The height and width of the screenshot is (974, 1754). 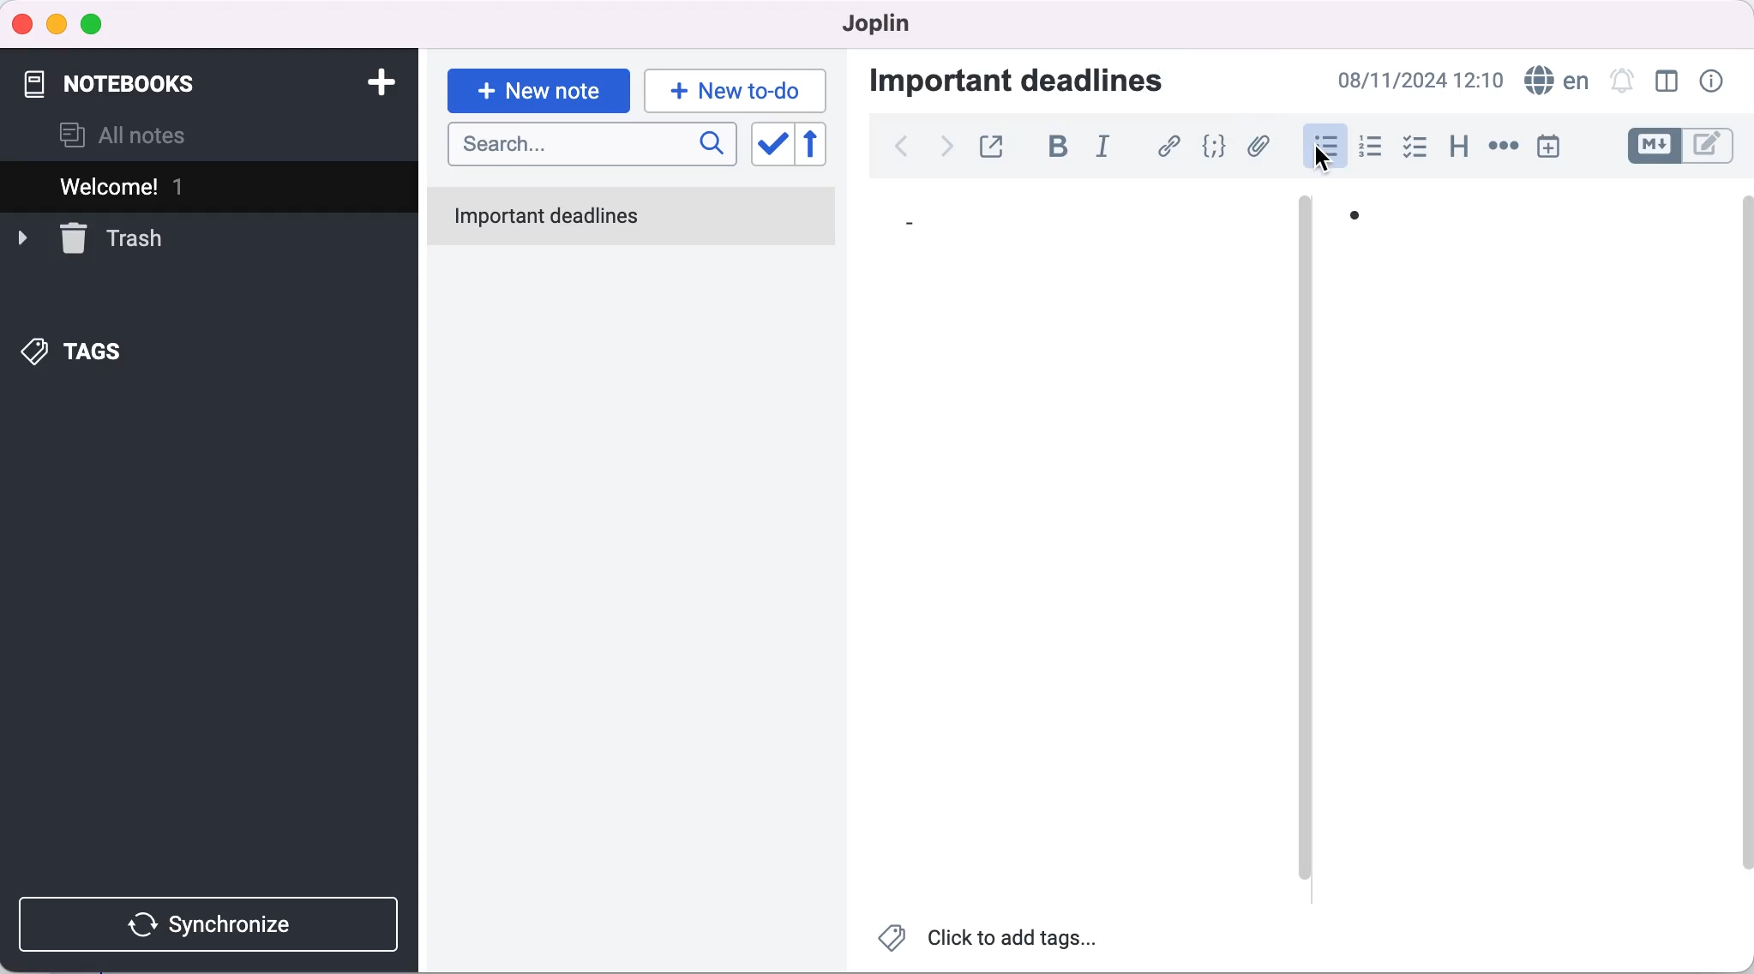 I want to click on click to add tags, so click(x=994, y=941).